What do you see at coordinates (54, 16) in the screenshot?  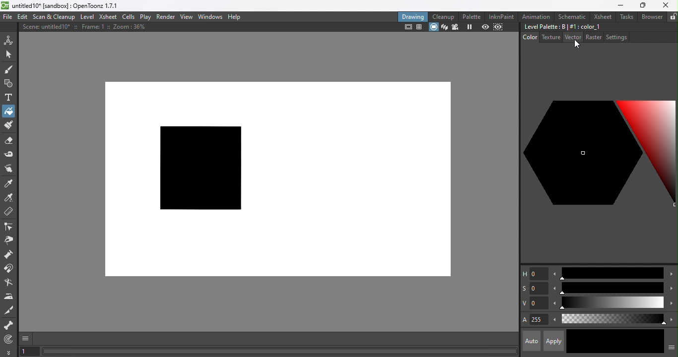 I see `Scan & Cleanup` at bounding box center [54, 16].